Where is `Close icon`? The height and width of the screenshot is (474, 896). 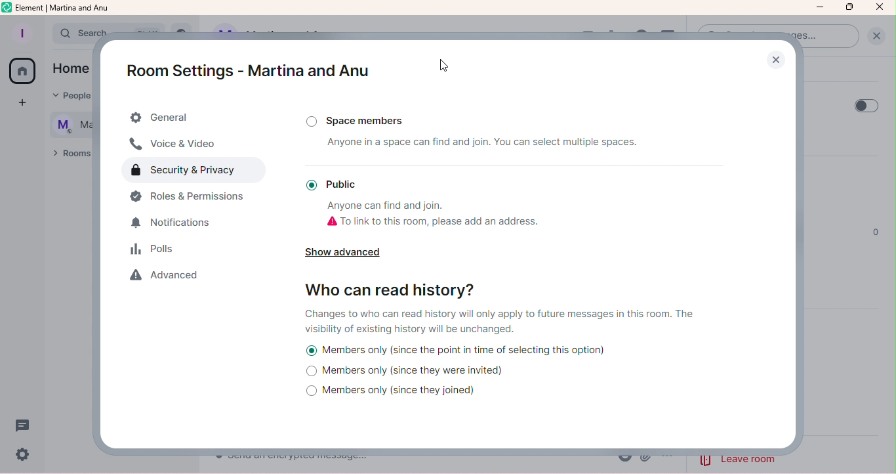 Close icon is located at coordinates (880, 8).